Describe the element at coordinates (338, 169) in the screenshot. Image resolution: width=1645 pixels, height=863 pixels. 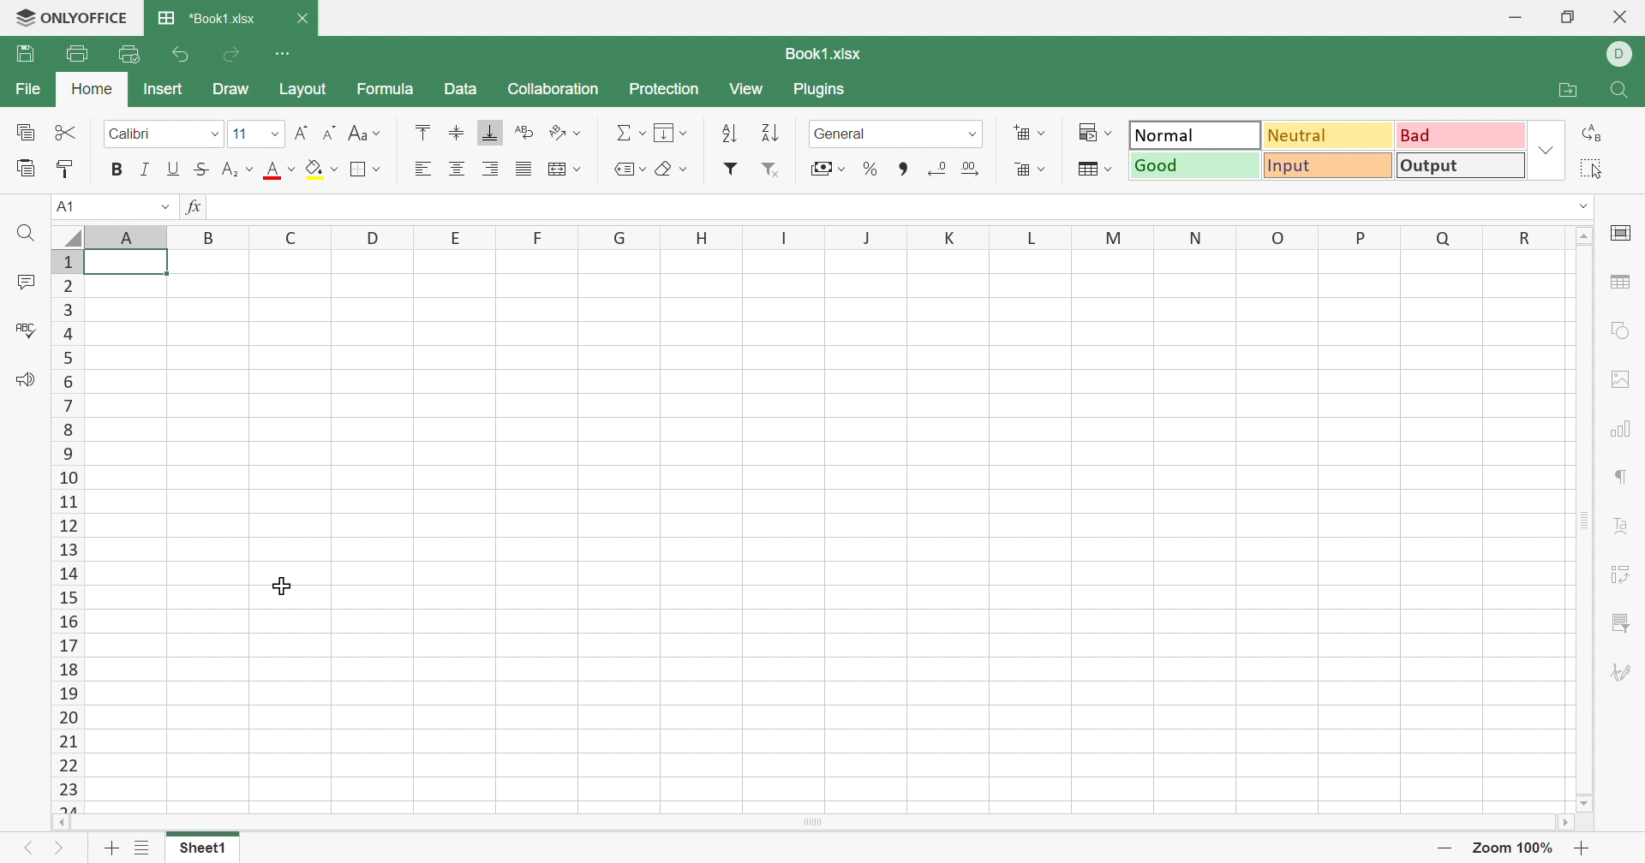
I see `Drop Down` at that location.